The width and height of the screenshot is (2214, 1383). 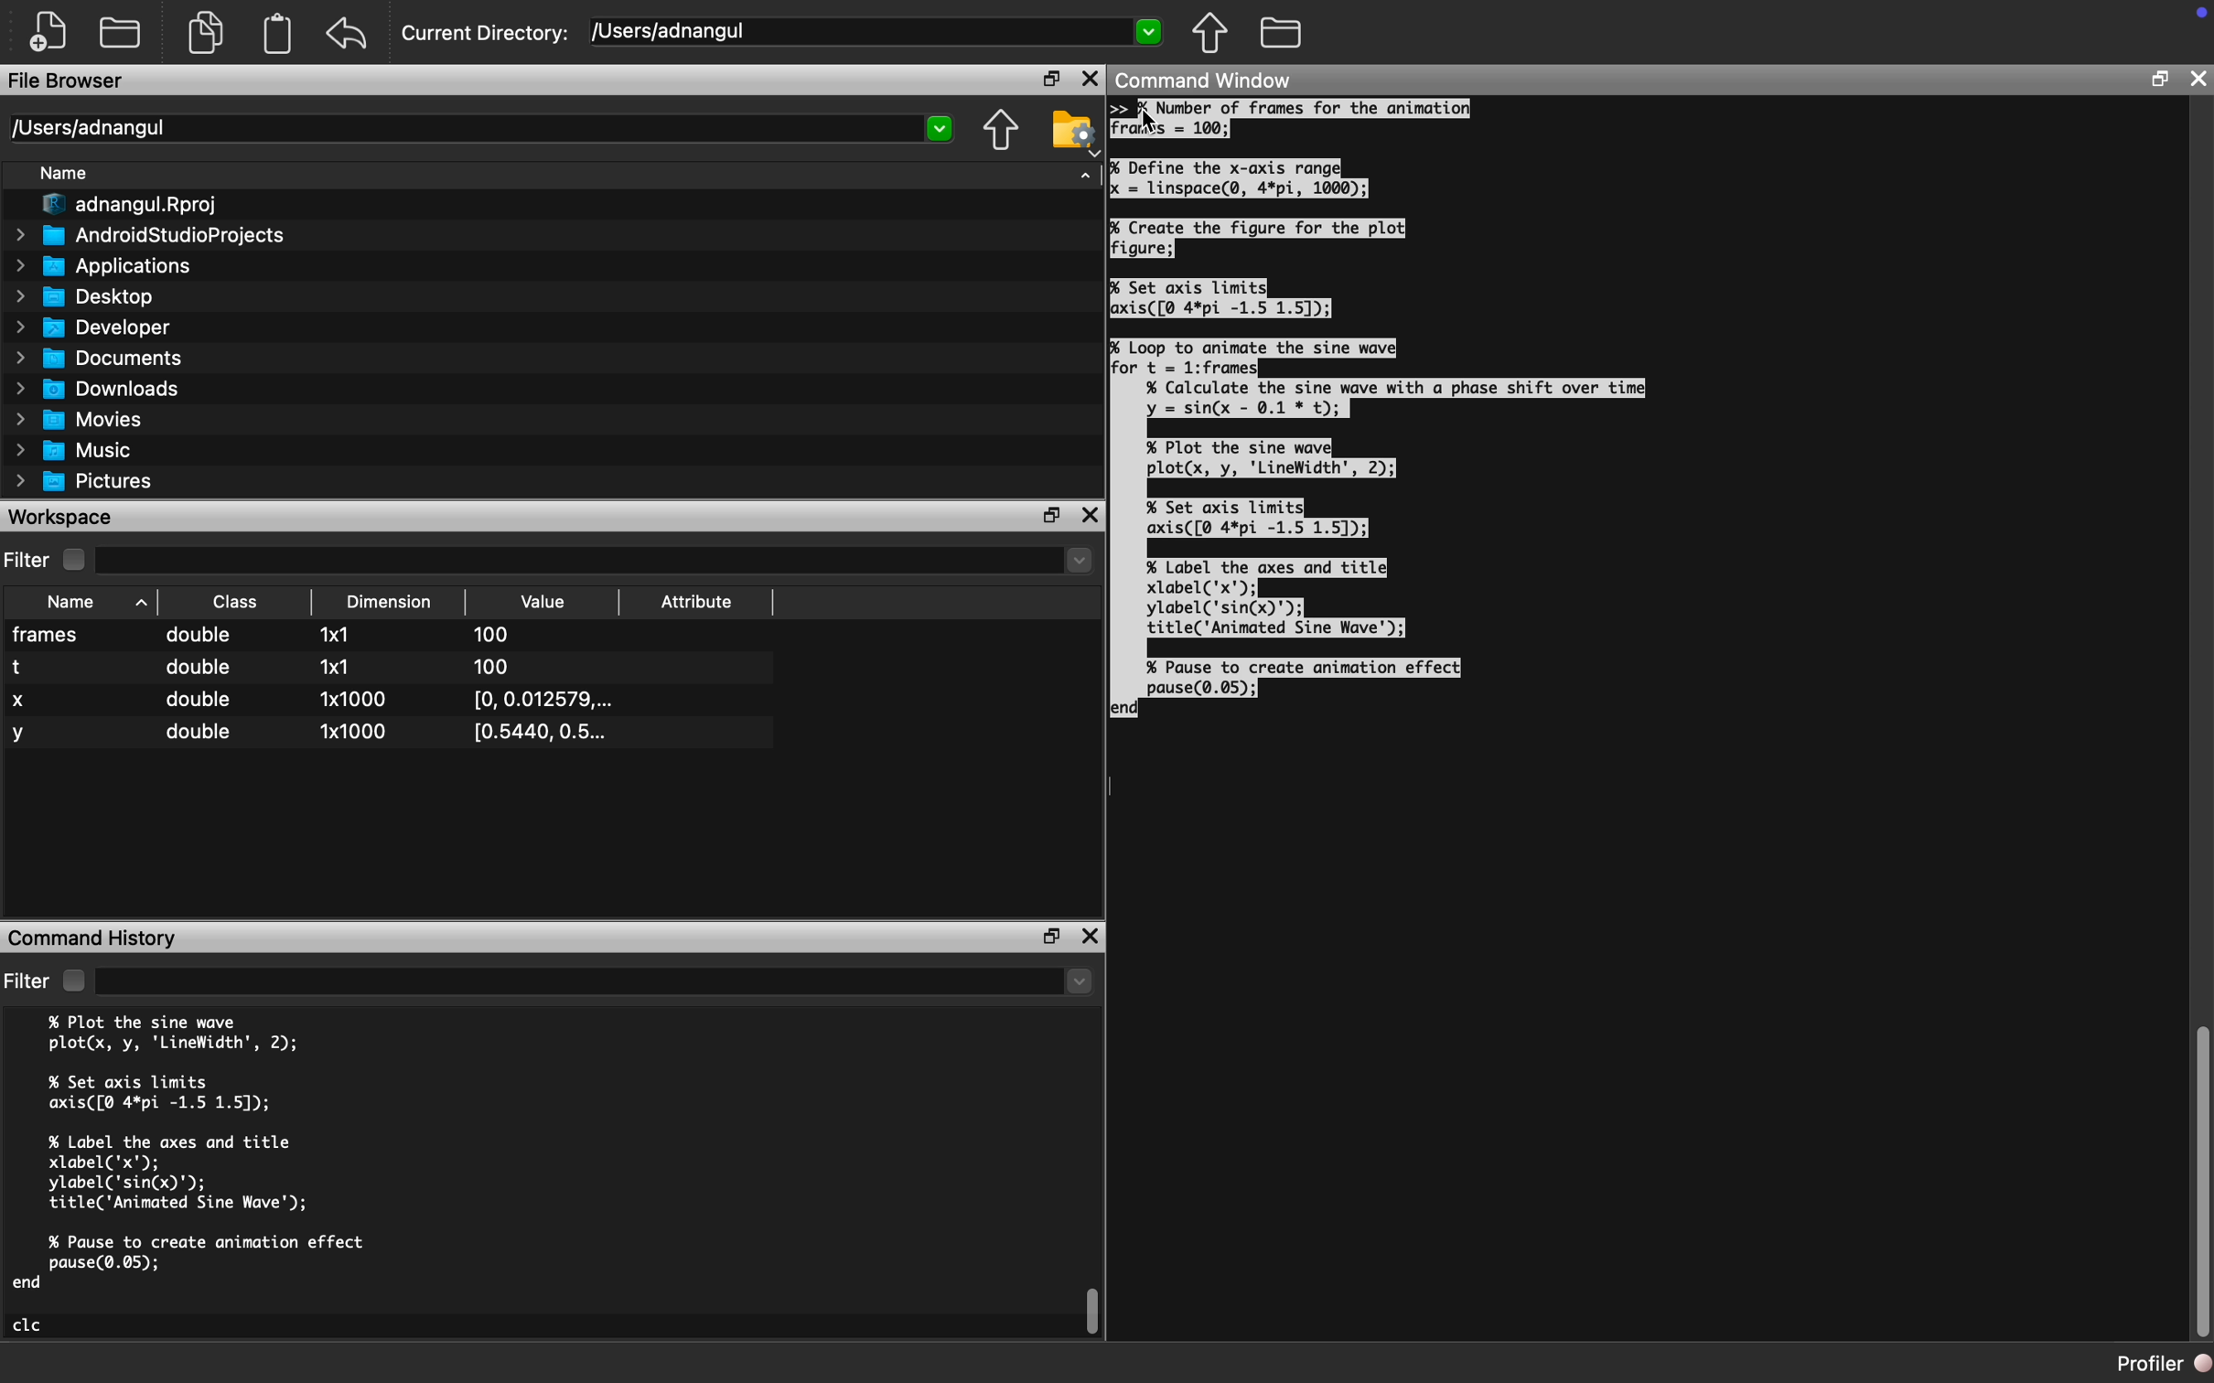 I want to click on Command History, so click(x=95, y=938).